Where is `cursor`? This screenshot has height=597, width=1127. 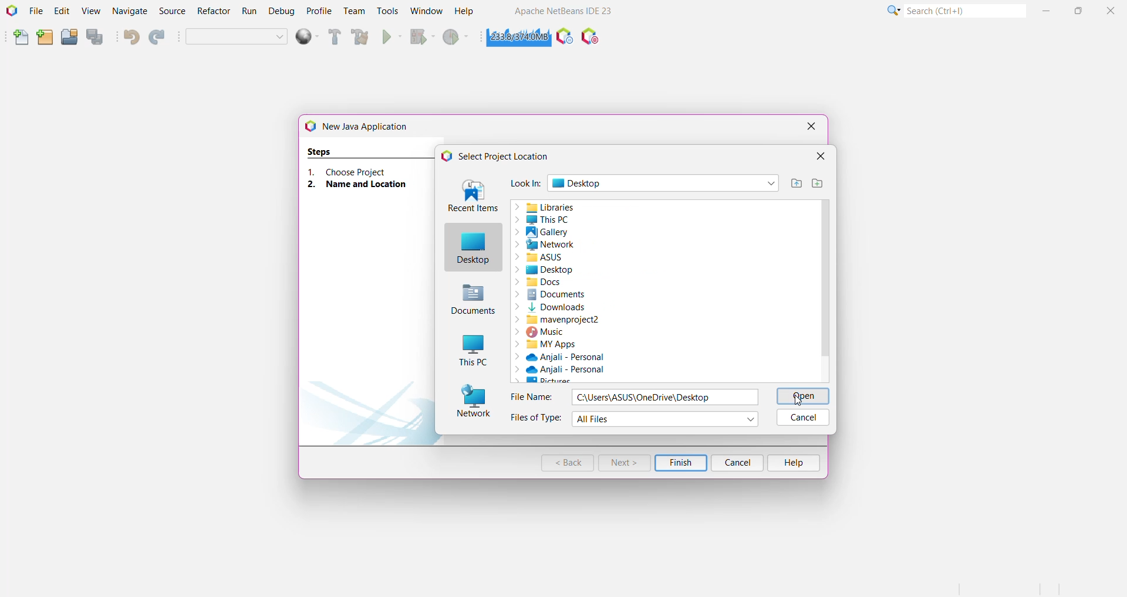
cursor is located at coordinates (803, 401).